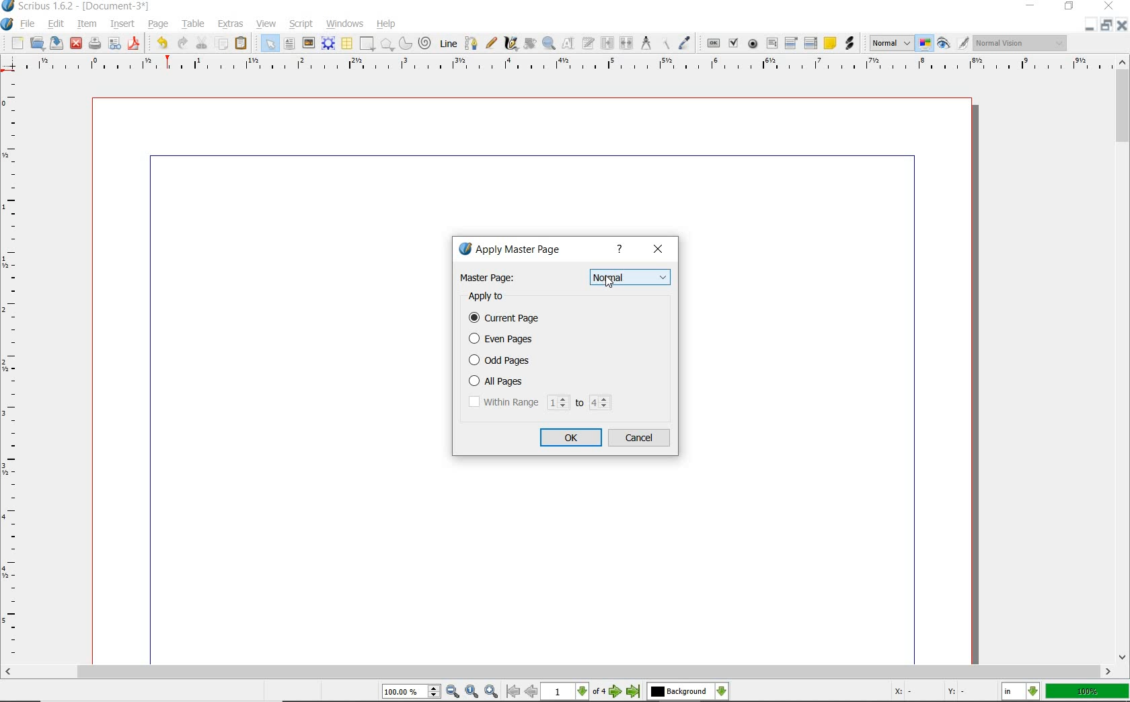 Image resolution: width=1130 pixels, height=702 pixels. Describe the element at coordinates (222, 43) in the screenshot. I see `copy` at that location.